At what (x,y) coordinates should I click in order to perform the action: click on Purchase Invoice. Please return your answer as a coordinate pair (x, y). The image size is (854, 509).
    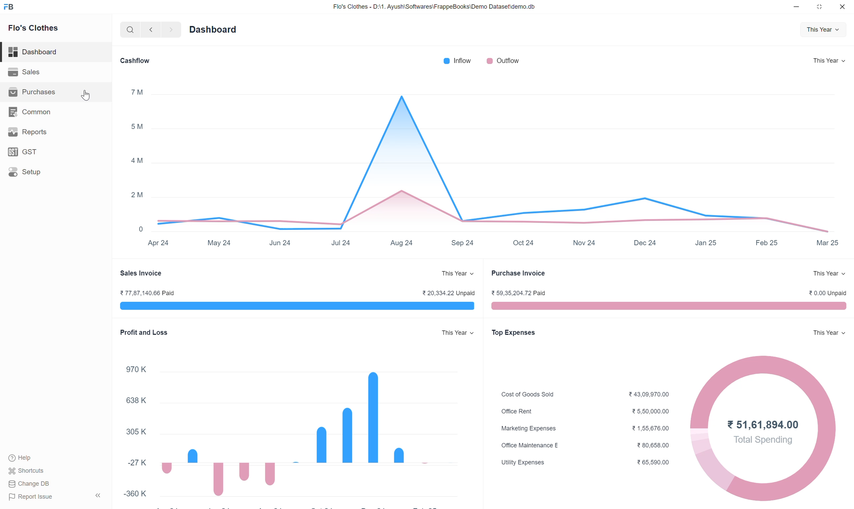
    Looking at the image, I should click on (518, 273).